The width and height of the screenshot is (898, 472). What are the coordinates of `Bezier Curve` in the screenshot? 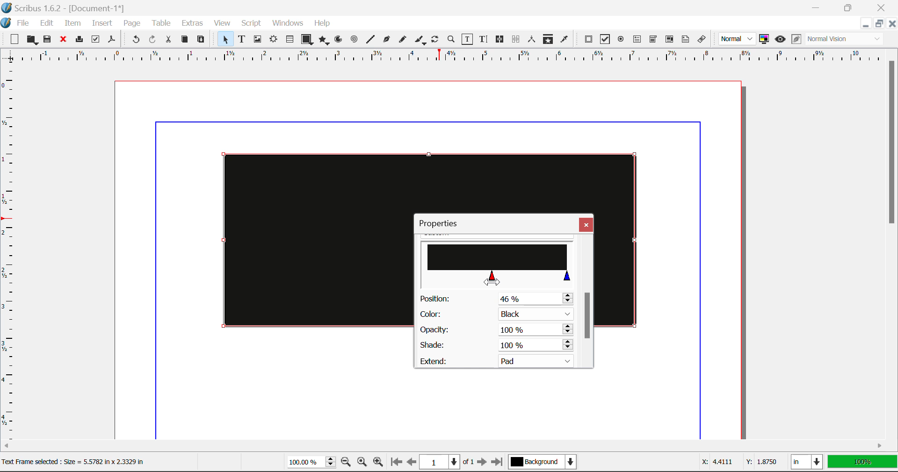 It's located at (387, 41).